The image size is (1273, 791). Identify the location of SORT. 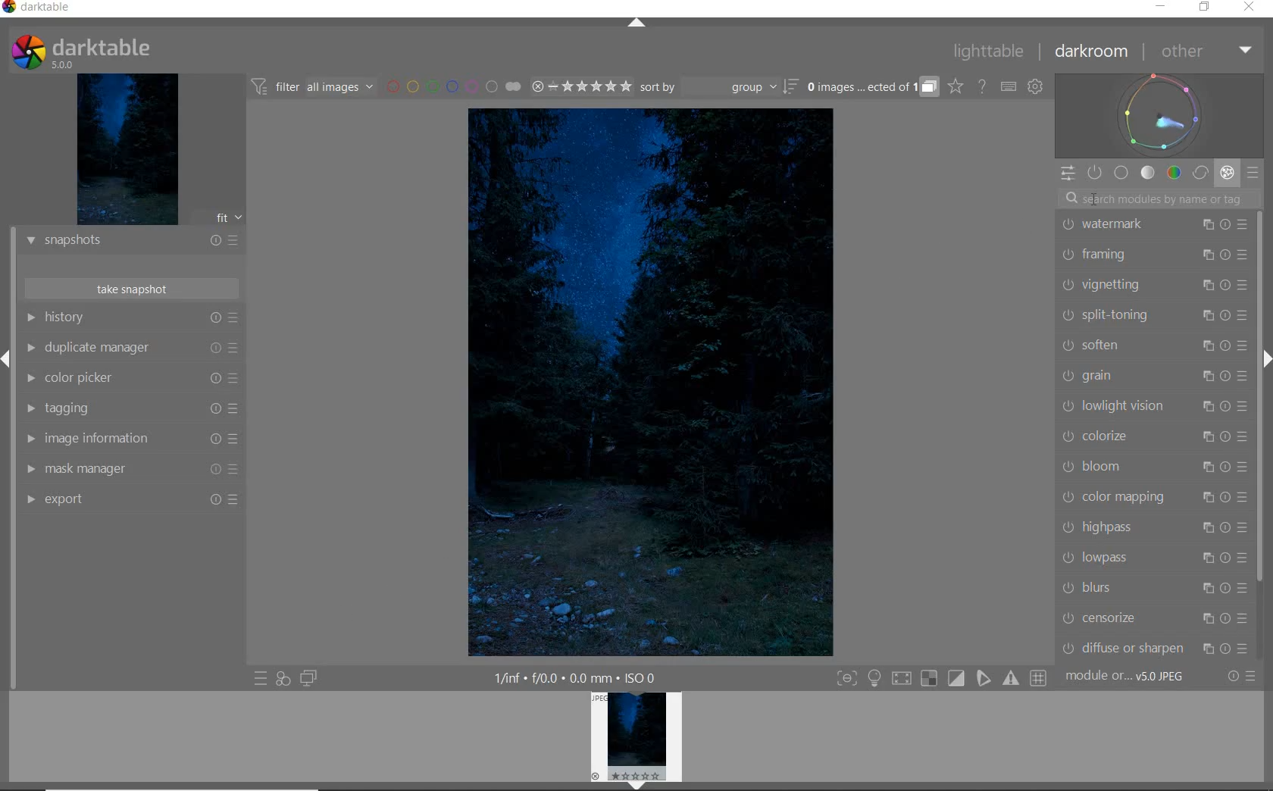
(719, 88).